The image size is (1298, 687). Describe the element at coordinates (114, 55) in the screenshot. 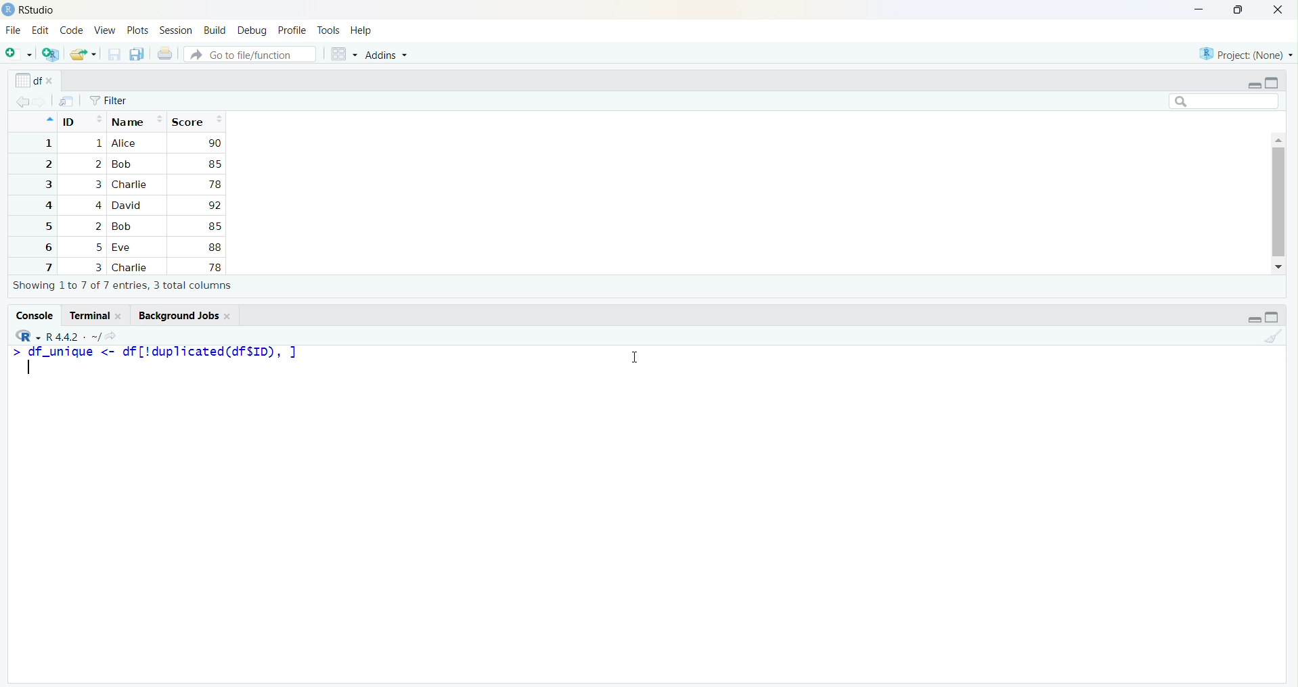

I see `save` at that location.